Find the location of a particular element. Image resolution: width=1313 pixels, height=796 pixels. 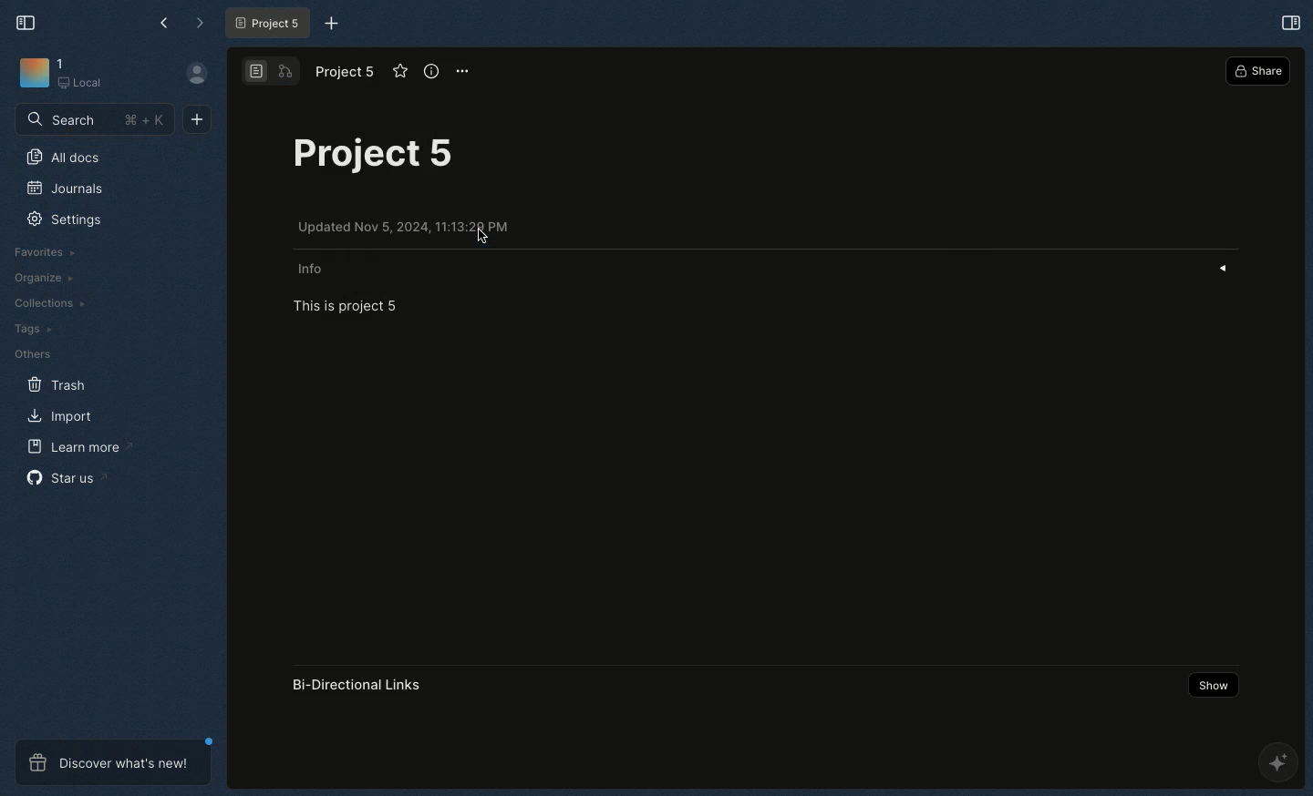

Project 5 is located at coordinates (268, 21).